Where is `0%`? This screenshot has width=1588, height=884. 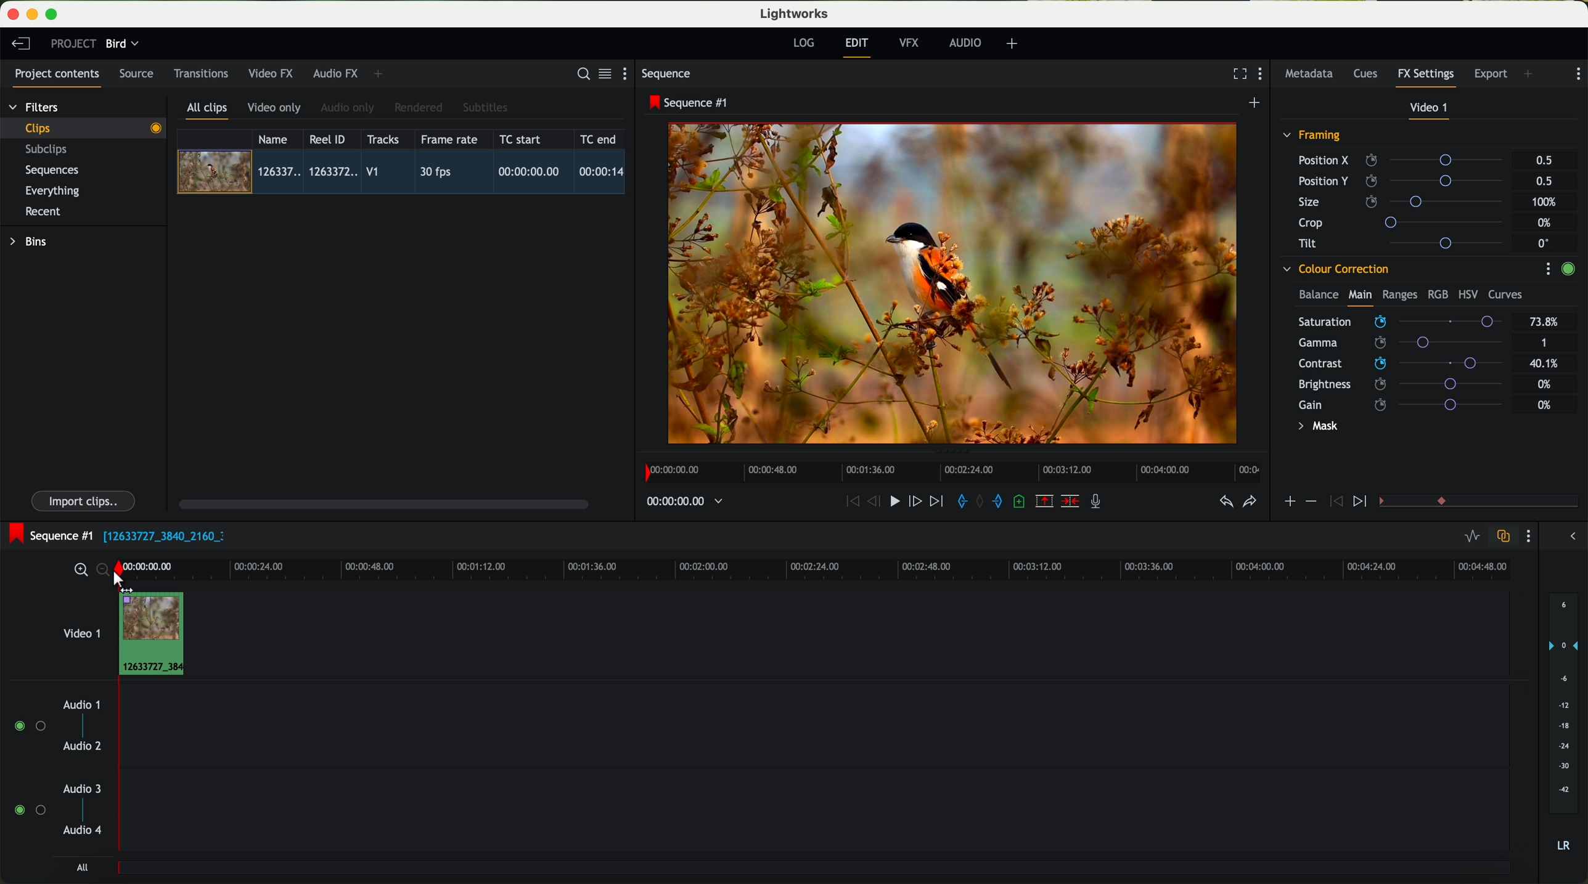 0% is located at coordinates (1546, 223).